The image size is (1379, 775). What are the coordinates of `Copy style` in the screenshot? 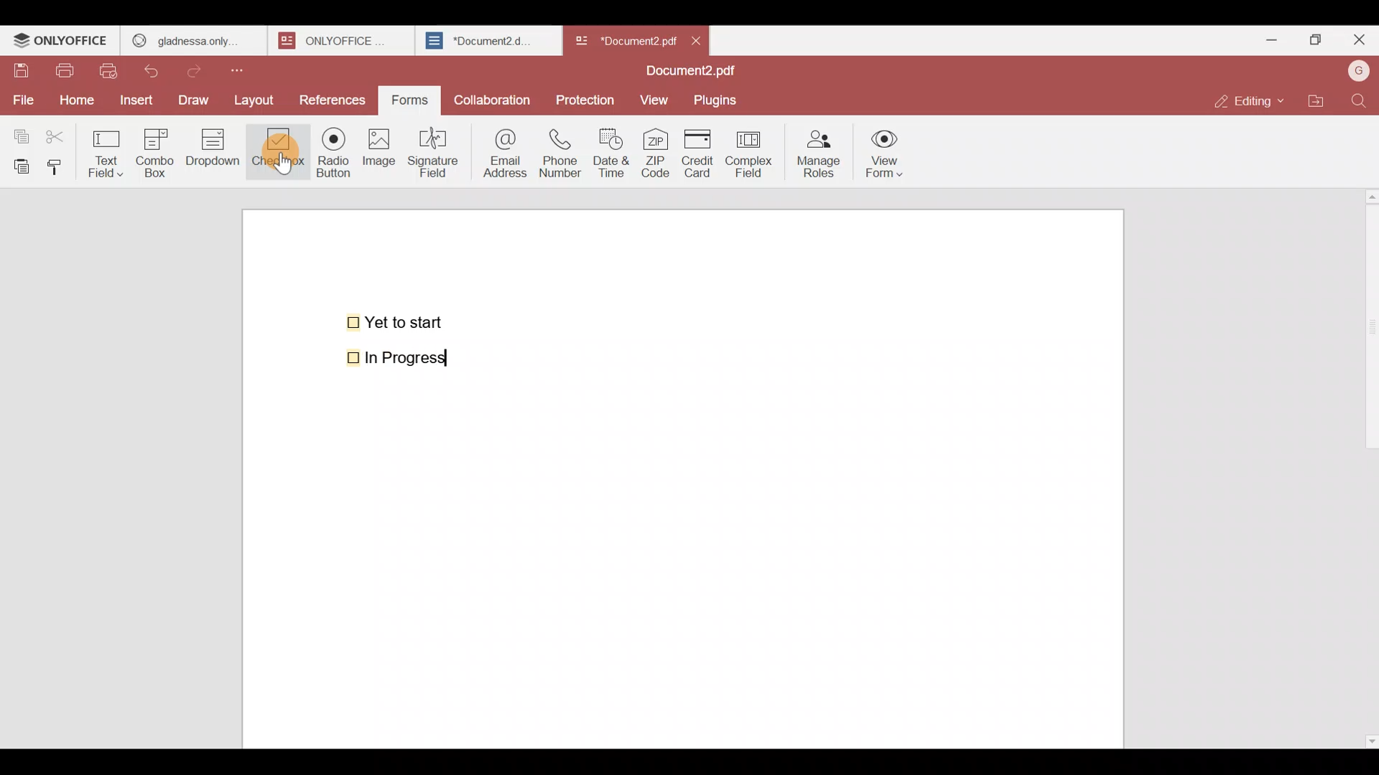 It's located at (60, 164).